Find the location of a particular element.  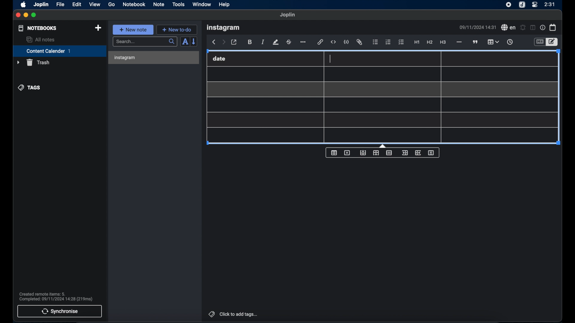

instagram is located at coordinates (126, 58).